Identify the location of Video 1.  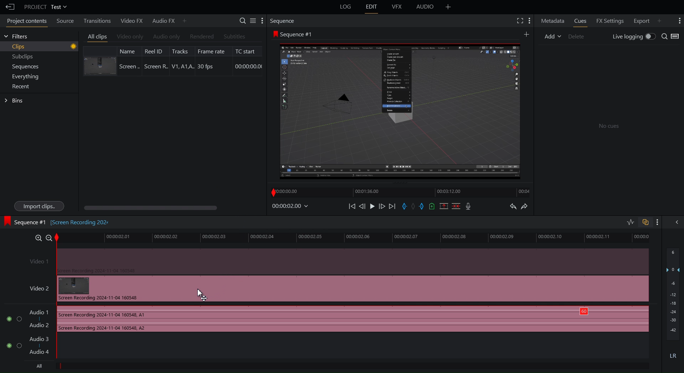
(336, 261).